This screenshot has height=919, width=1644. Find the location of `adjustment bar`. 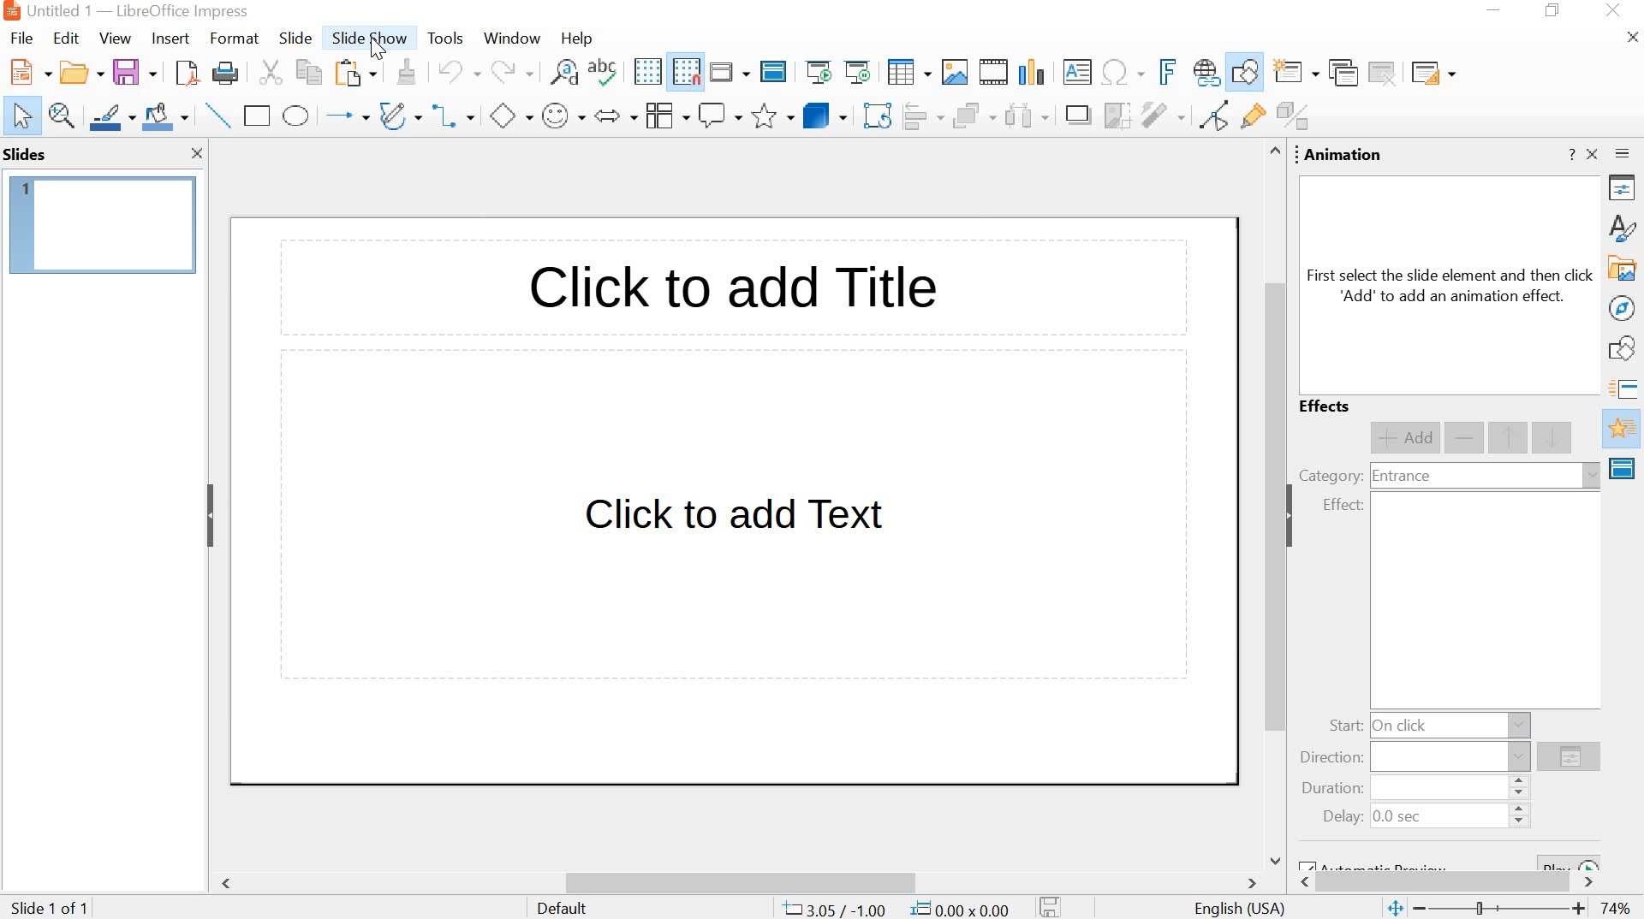

adjustment bar is located at coordinates (1503, 910).